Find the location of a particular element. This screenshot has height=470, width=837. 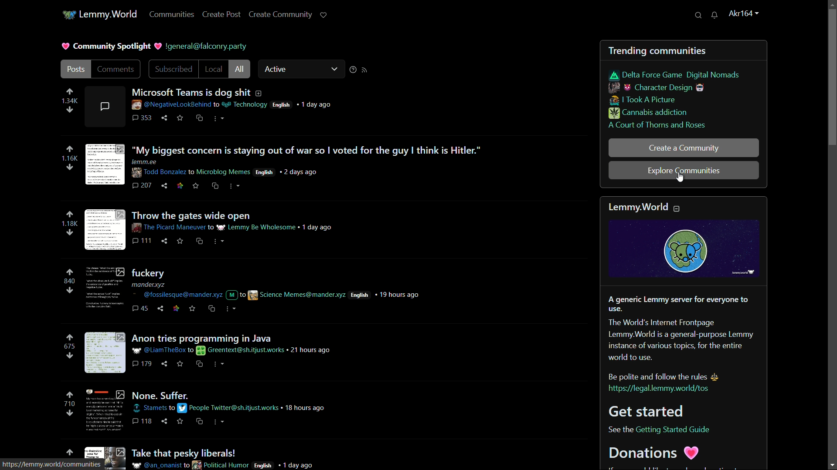

all is located at coordinates (239, 68).